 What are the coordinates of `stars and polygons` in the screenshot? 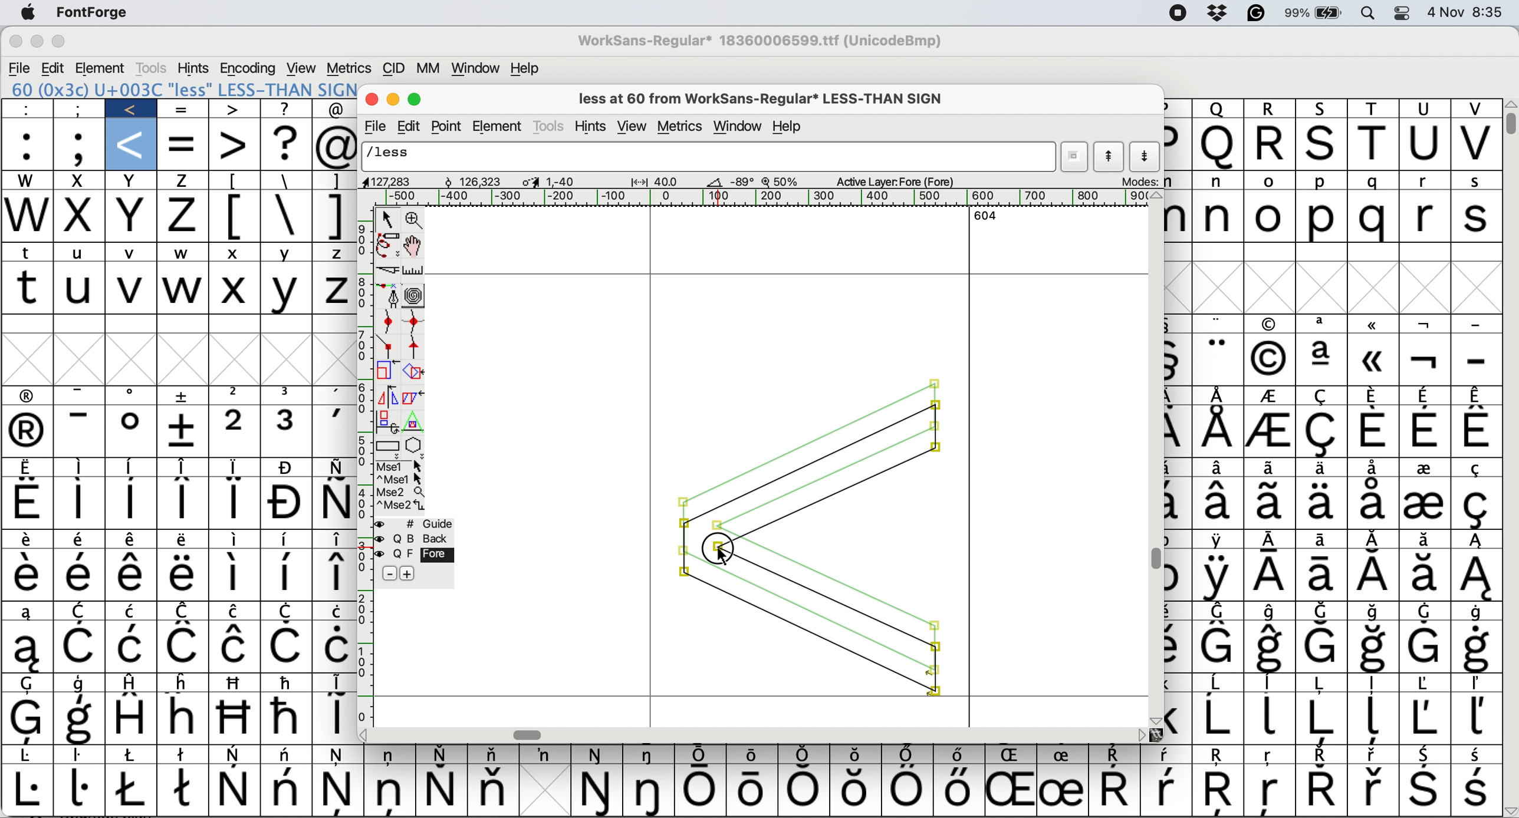 It's located at (416, 443).